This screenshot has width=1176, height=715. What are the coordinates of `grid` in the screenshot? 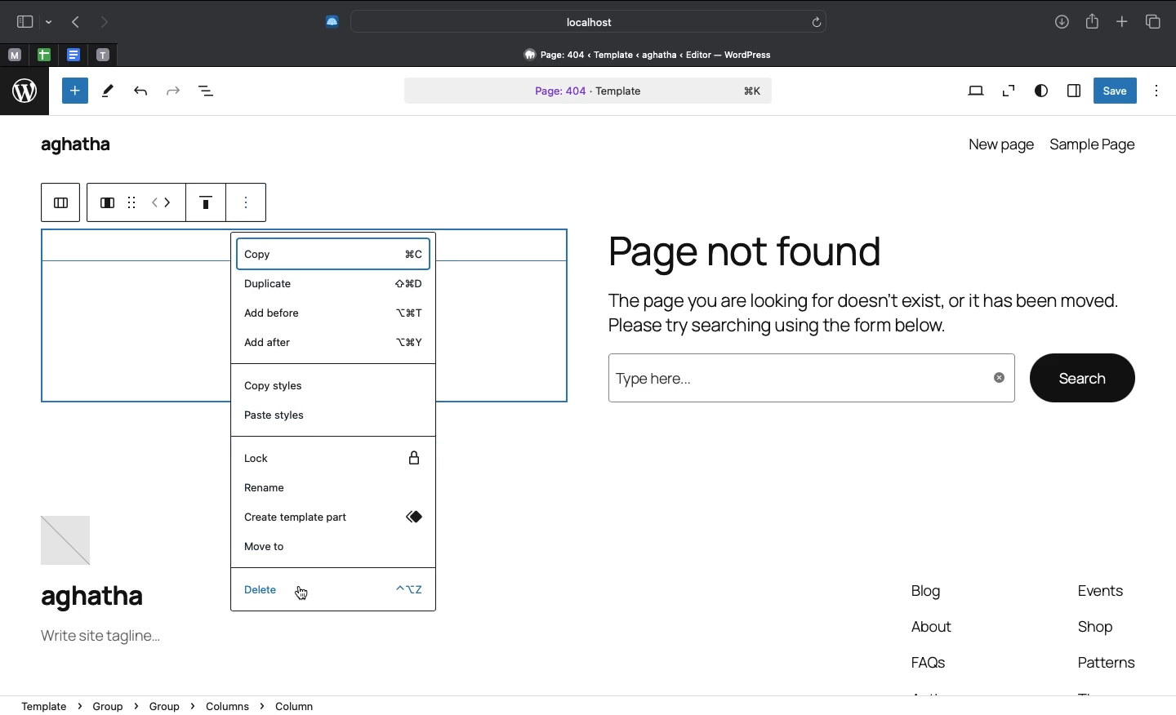 It's located at (131, 202).